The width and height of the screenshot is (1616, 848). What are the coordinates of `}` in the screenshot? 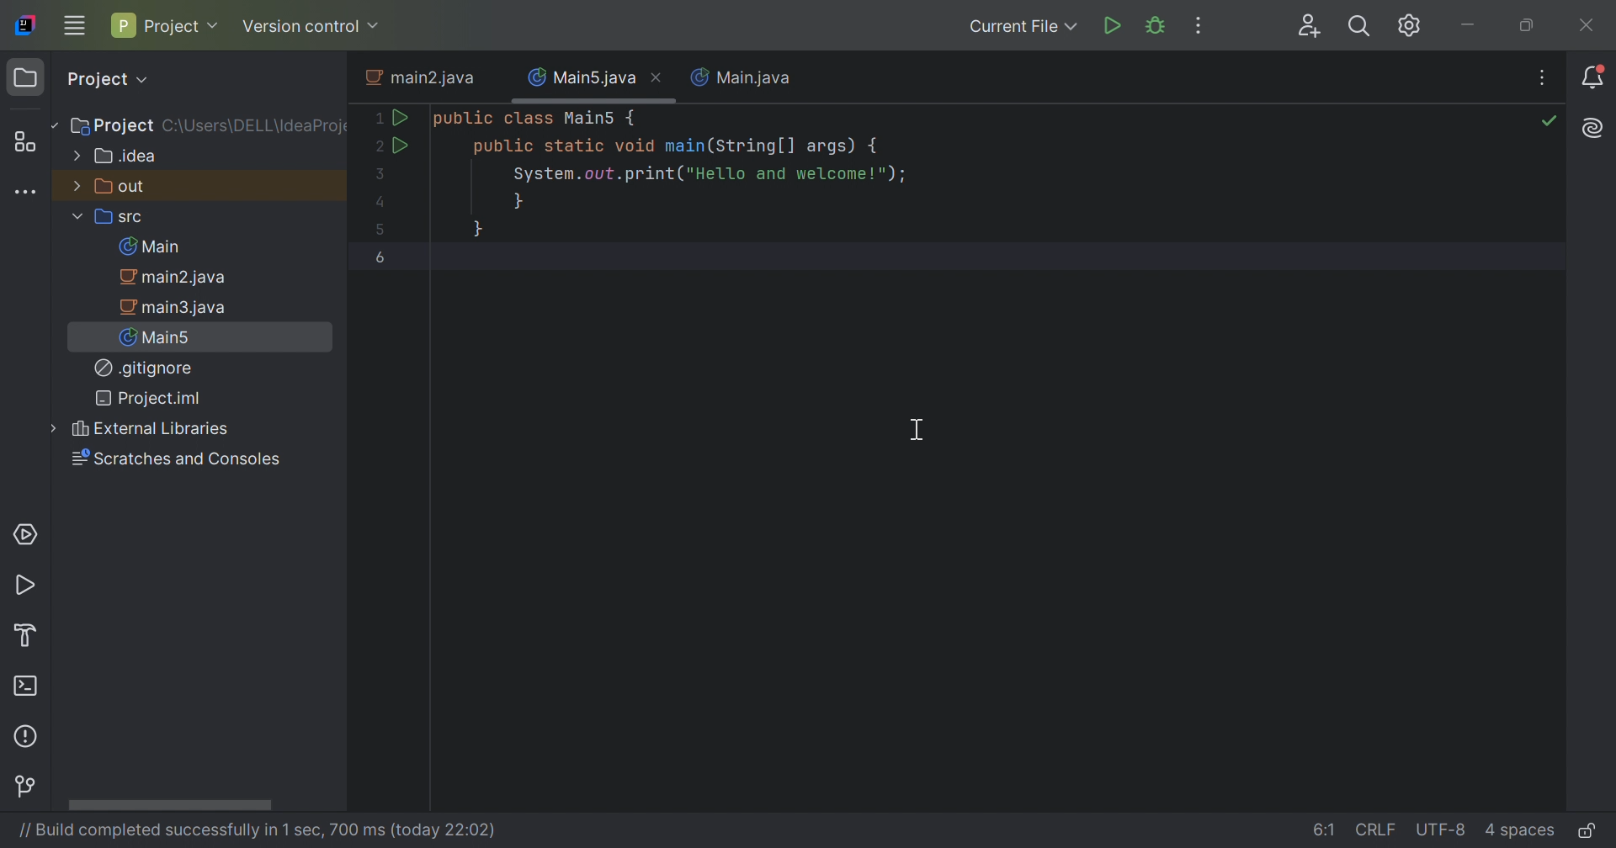 It's located at (479, 228).